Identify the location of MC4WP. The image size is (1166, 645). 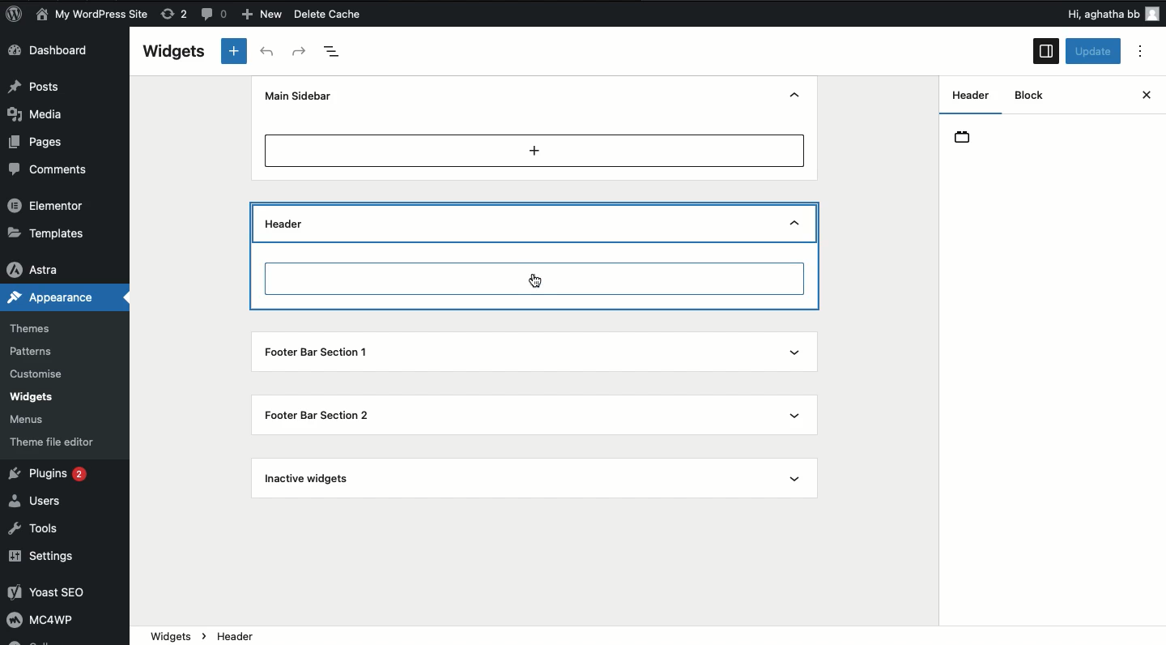
(48, 622).